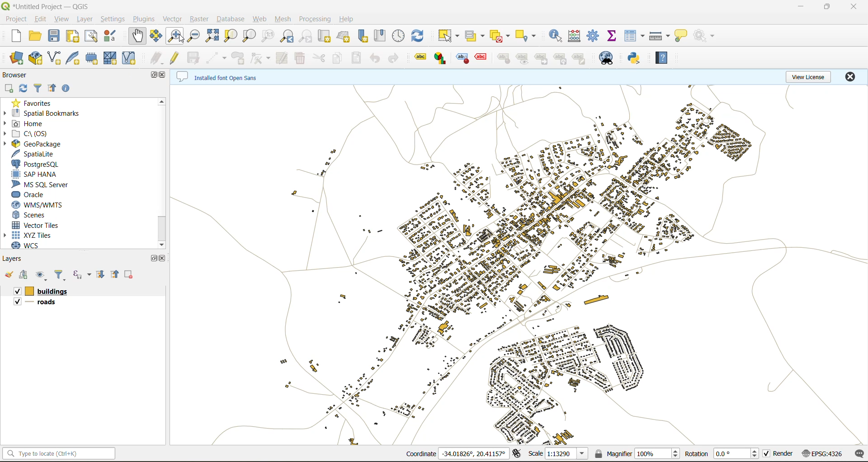 This screenshot has width=868, height=462. What do you see at coordinates (632, 35) in the screenshot?
I see `attributes table` at bounding box center [632, 35].